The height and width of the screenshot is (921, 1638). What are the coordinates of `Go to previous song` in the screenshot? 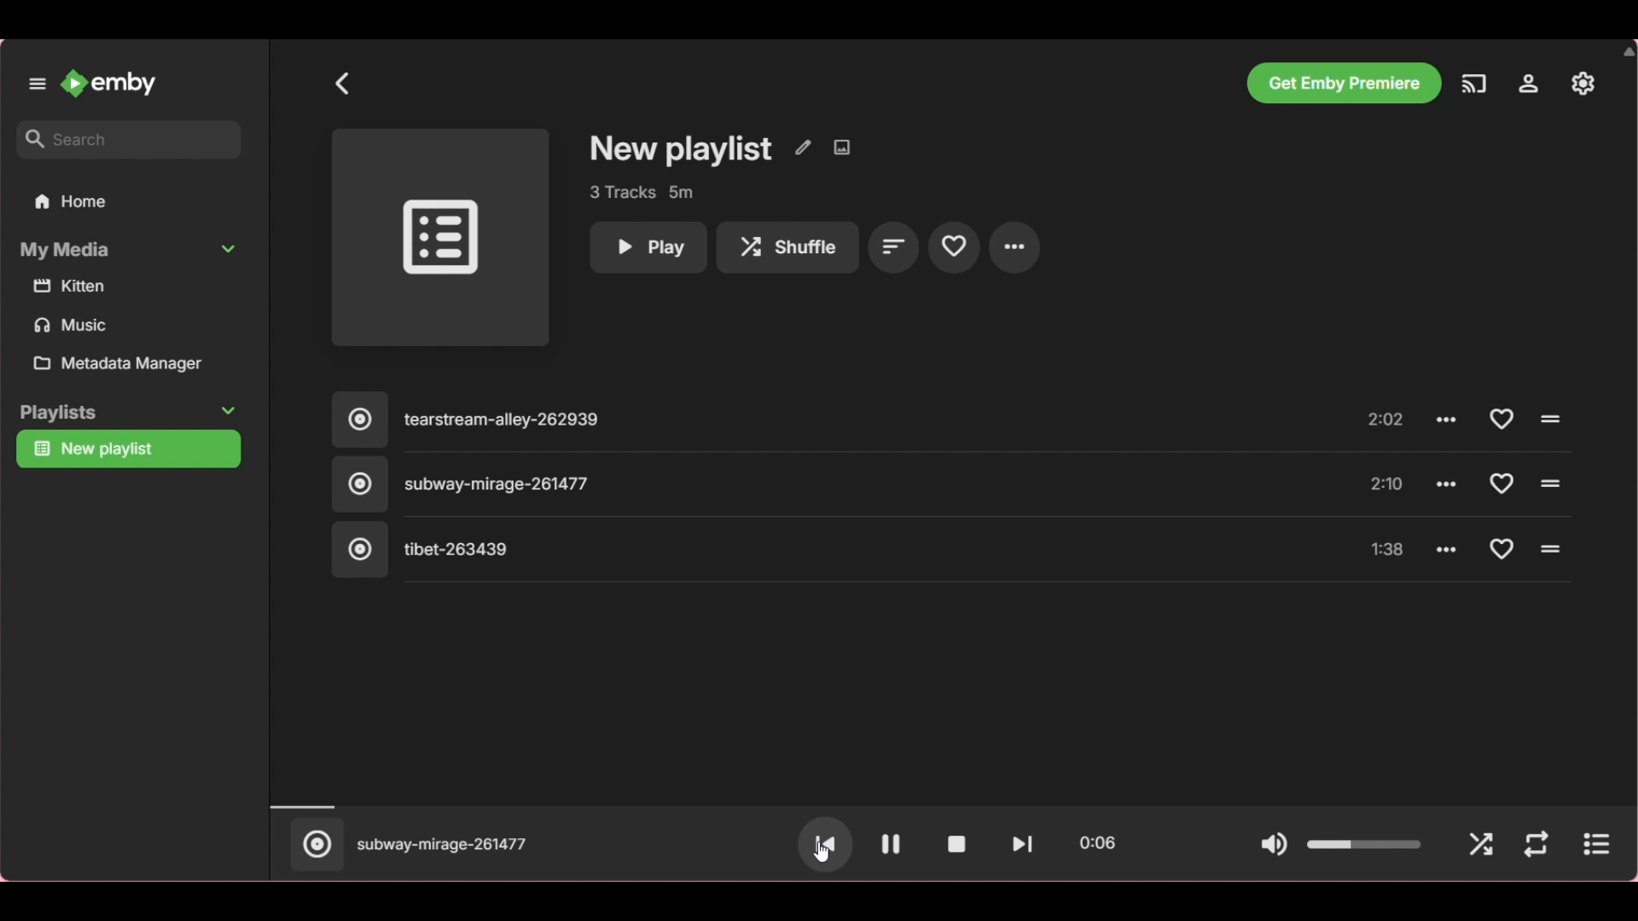 It's located at (825, 845).